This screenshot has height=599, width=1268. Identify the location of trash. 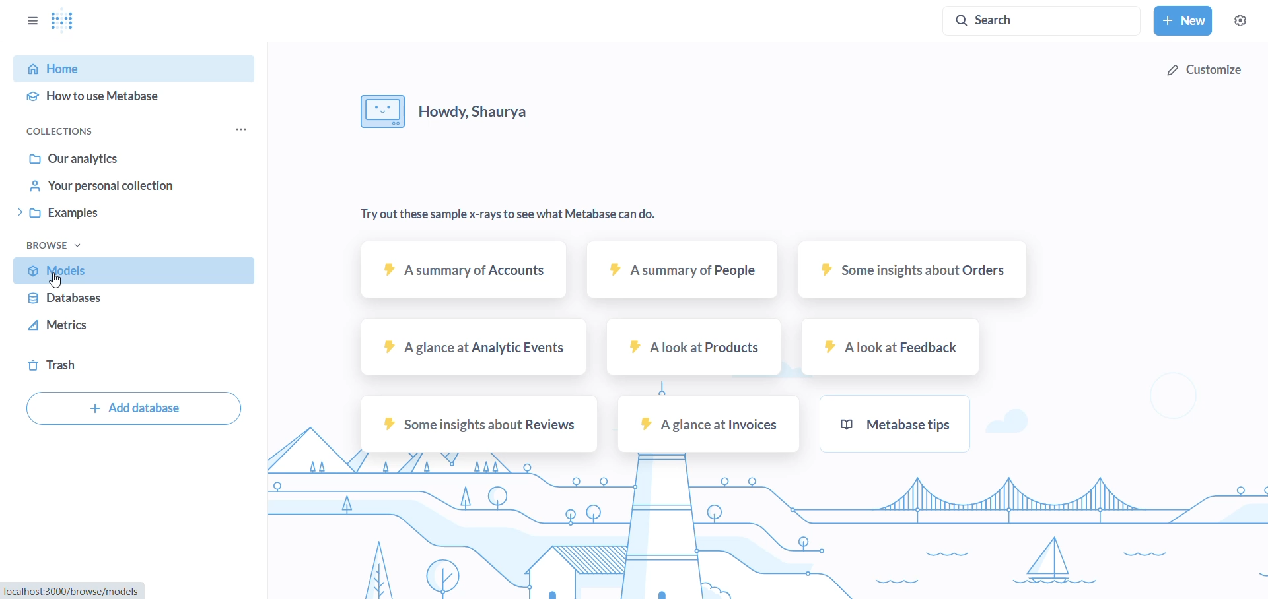
(129, 364).